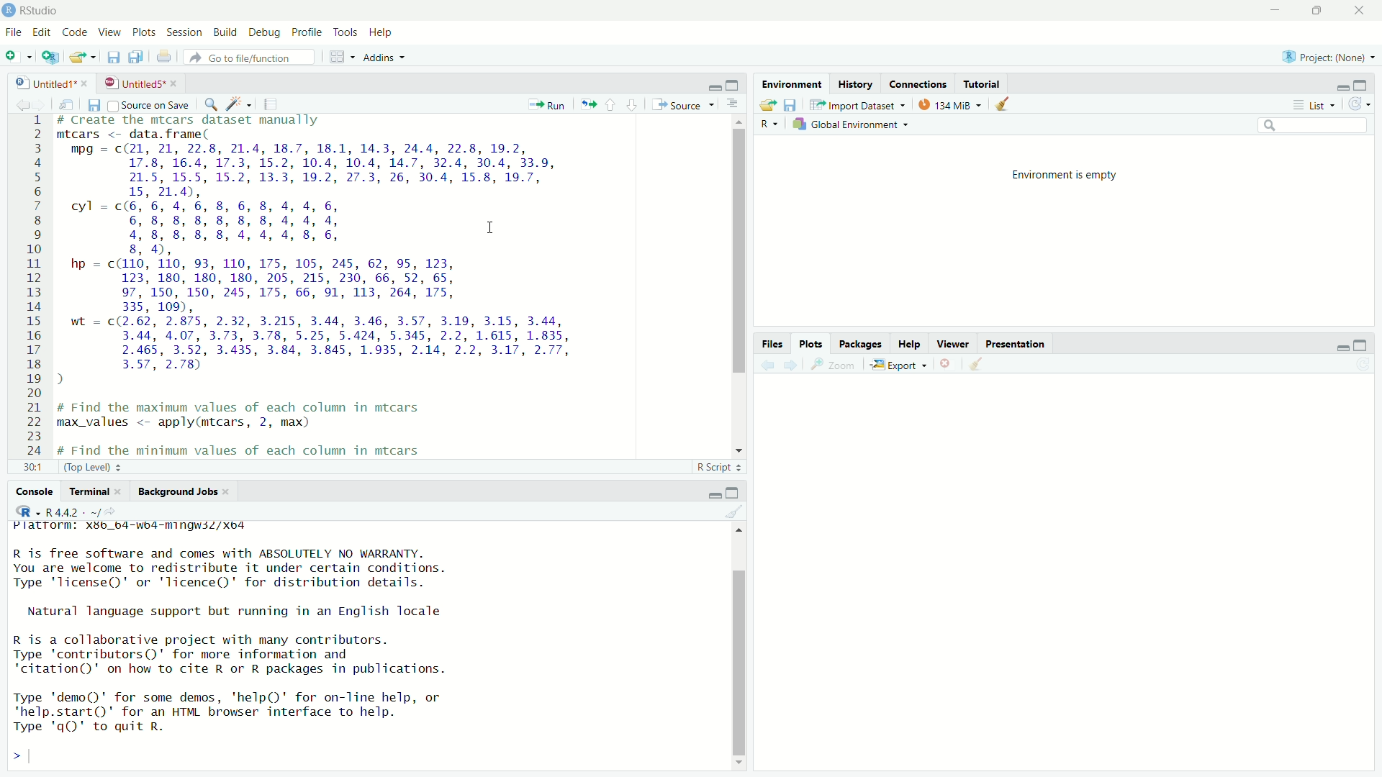 This screenshot has width=1382, height=777. What do you see at coordinates (732, 514) in the screenshot?
I see `clear` at bounding box center [732, 514].